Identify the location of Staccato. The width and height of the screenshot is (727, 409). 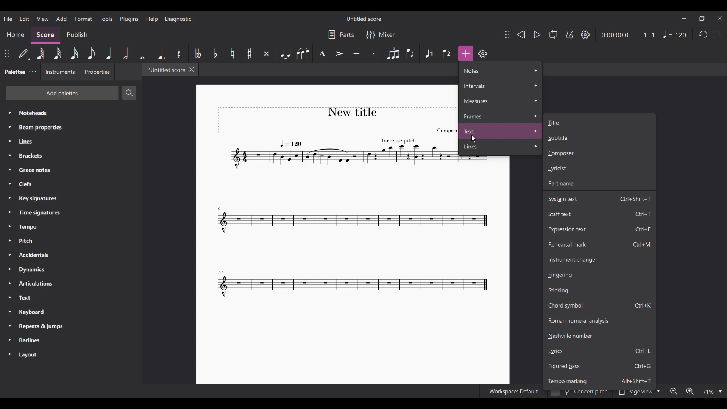
(374, 53).